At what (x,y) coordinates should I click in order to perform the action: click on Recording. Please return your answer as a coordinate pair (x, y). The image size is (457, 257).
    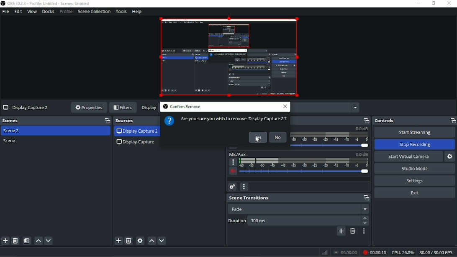
    Looking at the image, I should click on (375, 252).